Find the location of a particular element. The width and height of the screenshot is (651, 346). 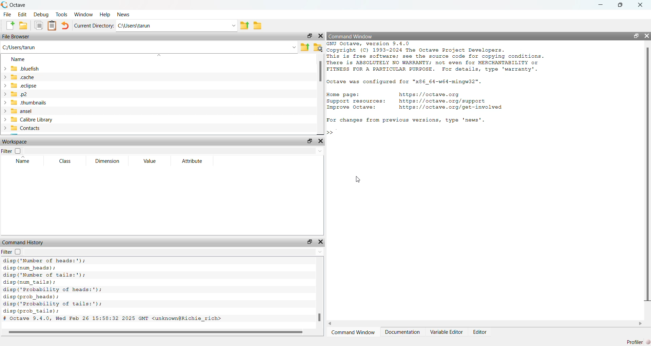

Contacts is located at coordinates (26, 128).